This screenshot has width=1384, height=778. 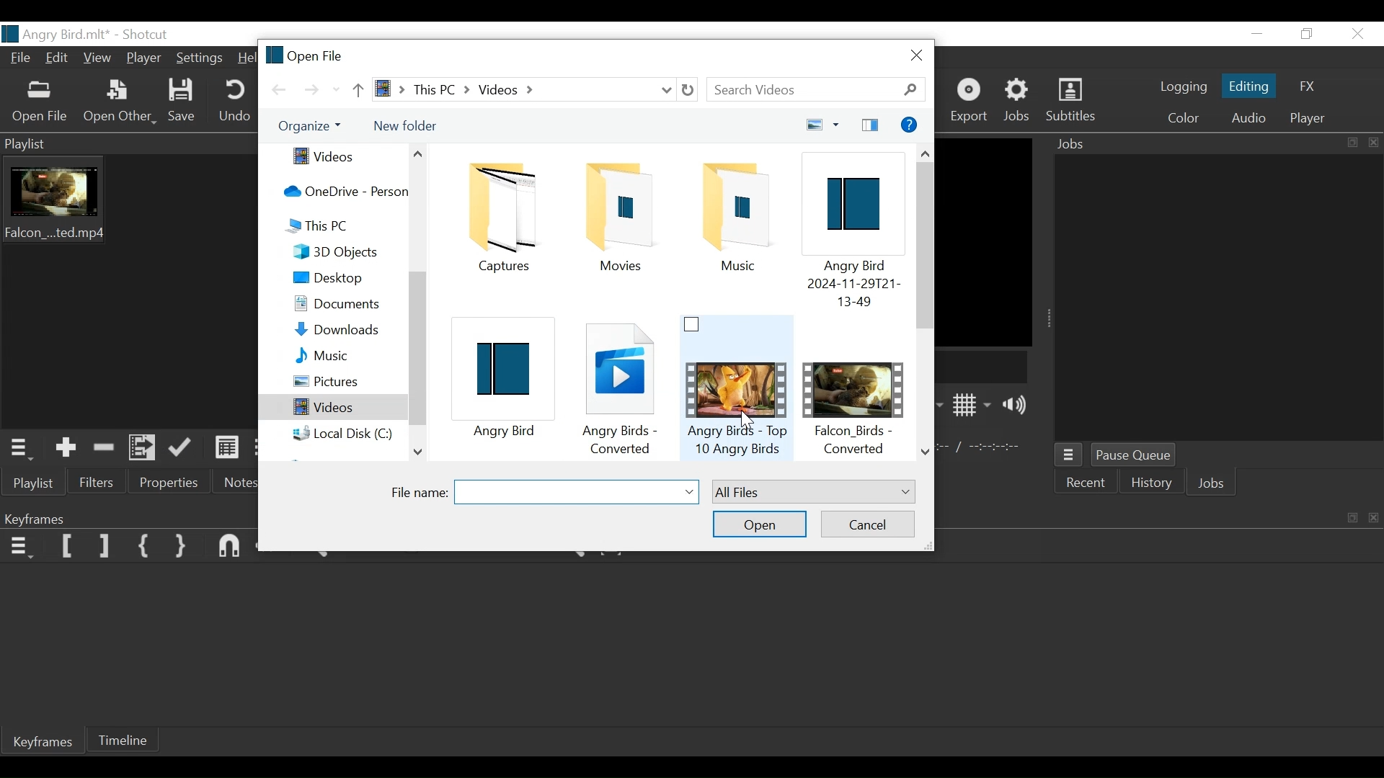 I want to click on Color, so click(x=1184, y=118).